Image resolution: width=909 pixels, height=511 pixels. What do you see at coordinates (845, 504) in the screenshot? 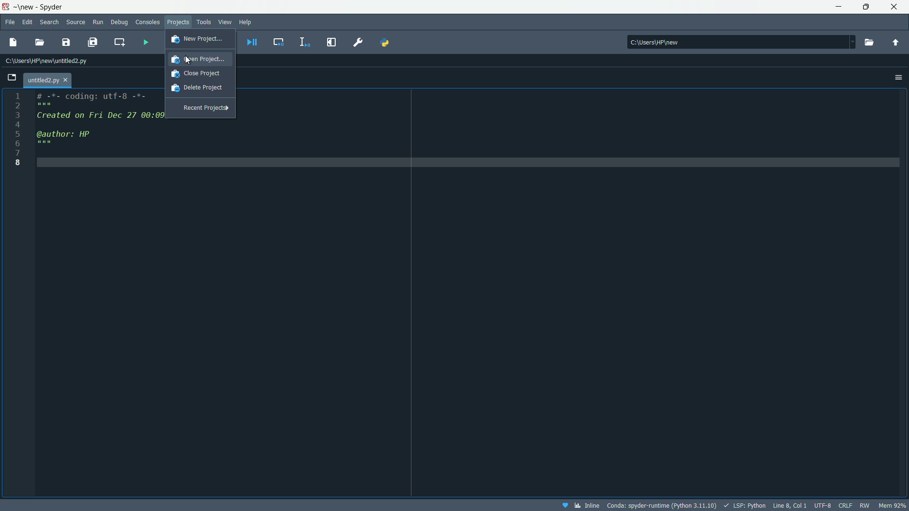
I see `file eol status` at bounding box center [845, 504].